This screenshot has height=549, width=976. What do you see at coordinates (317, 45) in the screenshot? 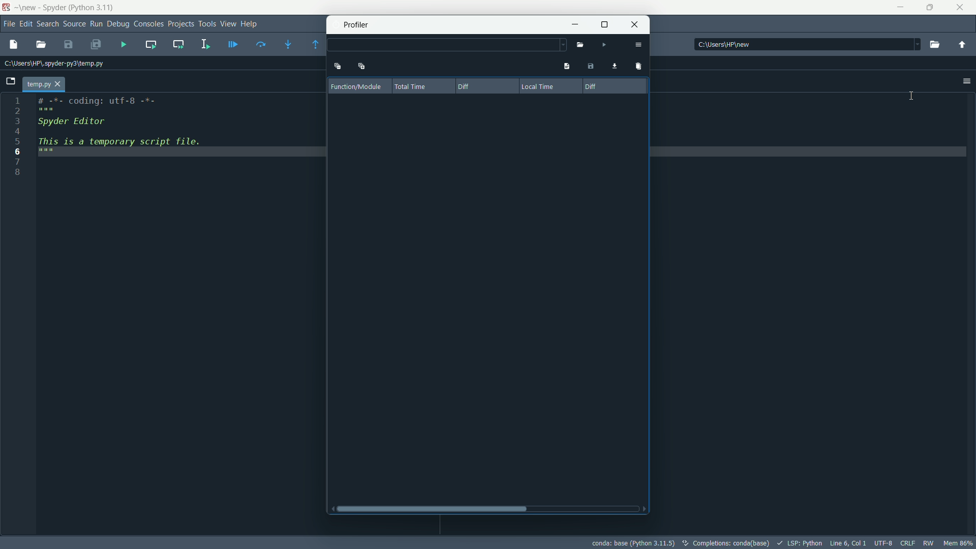
I see `continue execution until next function` at bounding box center [317, 45].